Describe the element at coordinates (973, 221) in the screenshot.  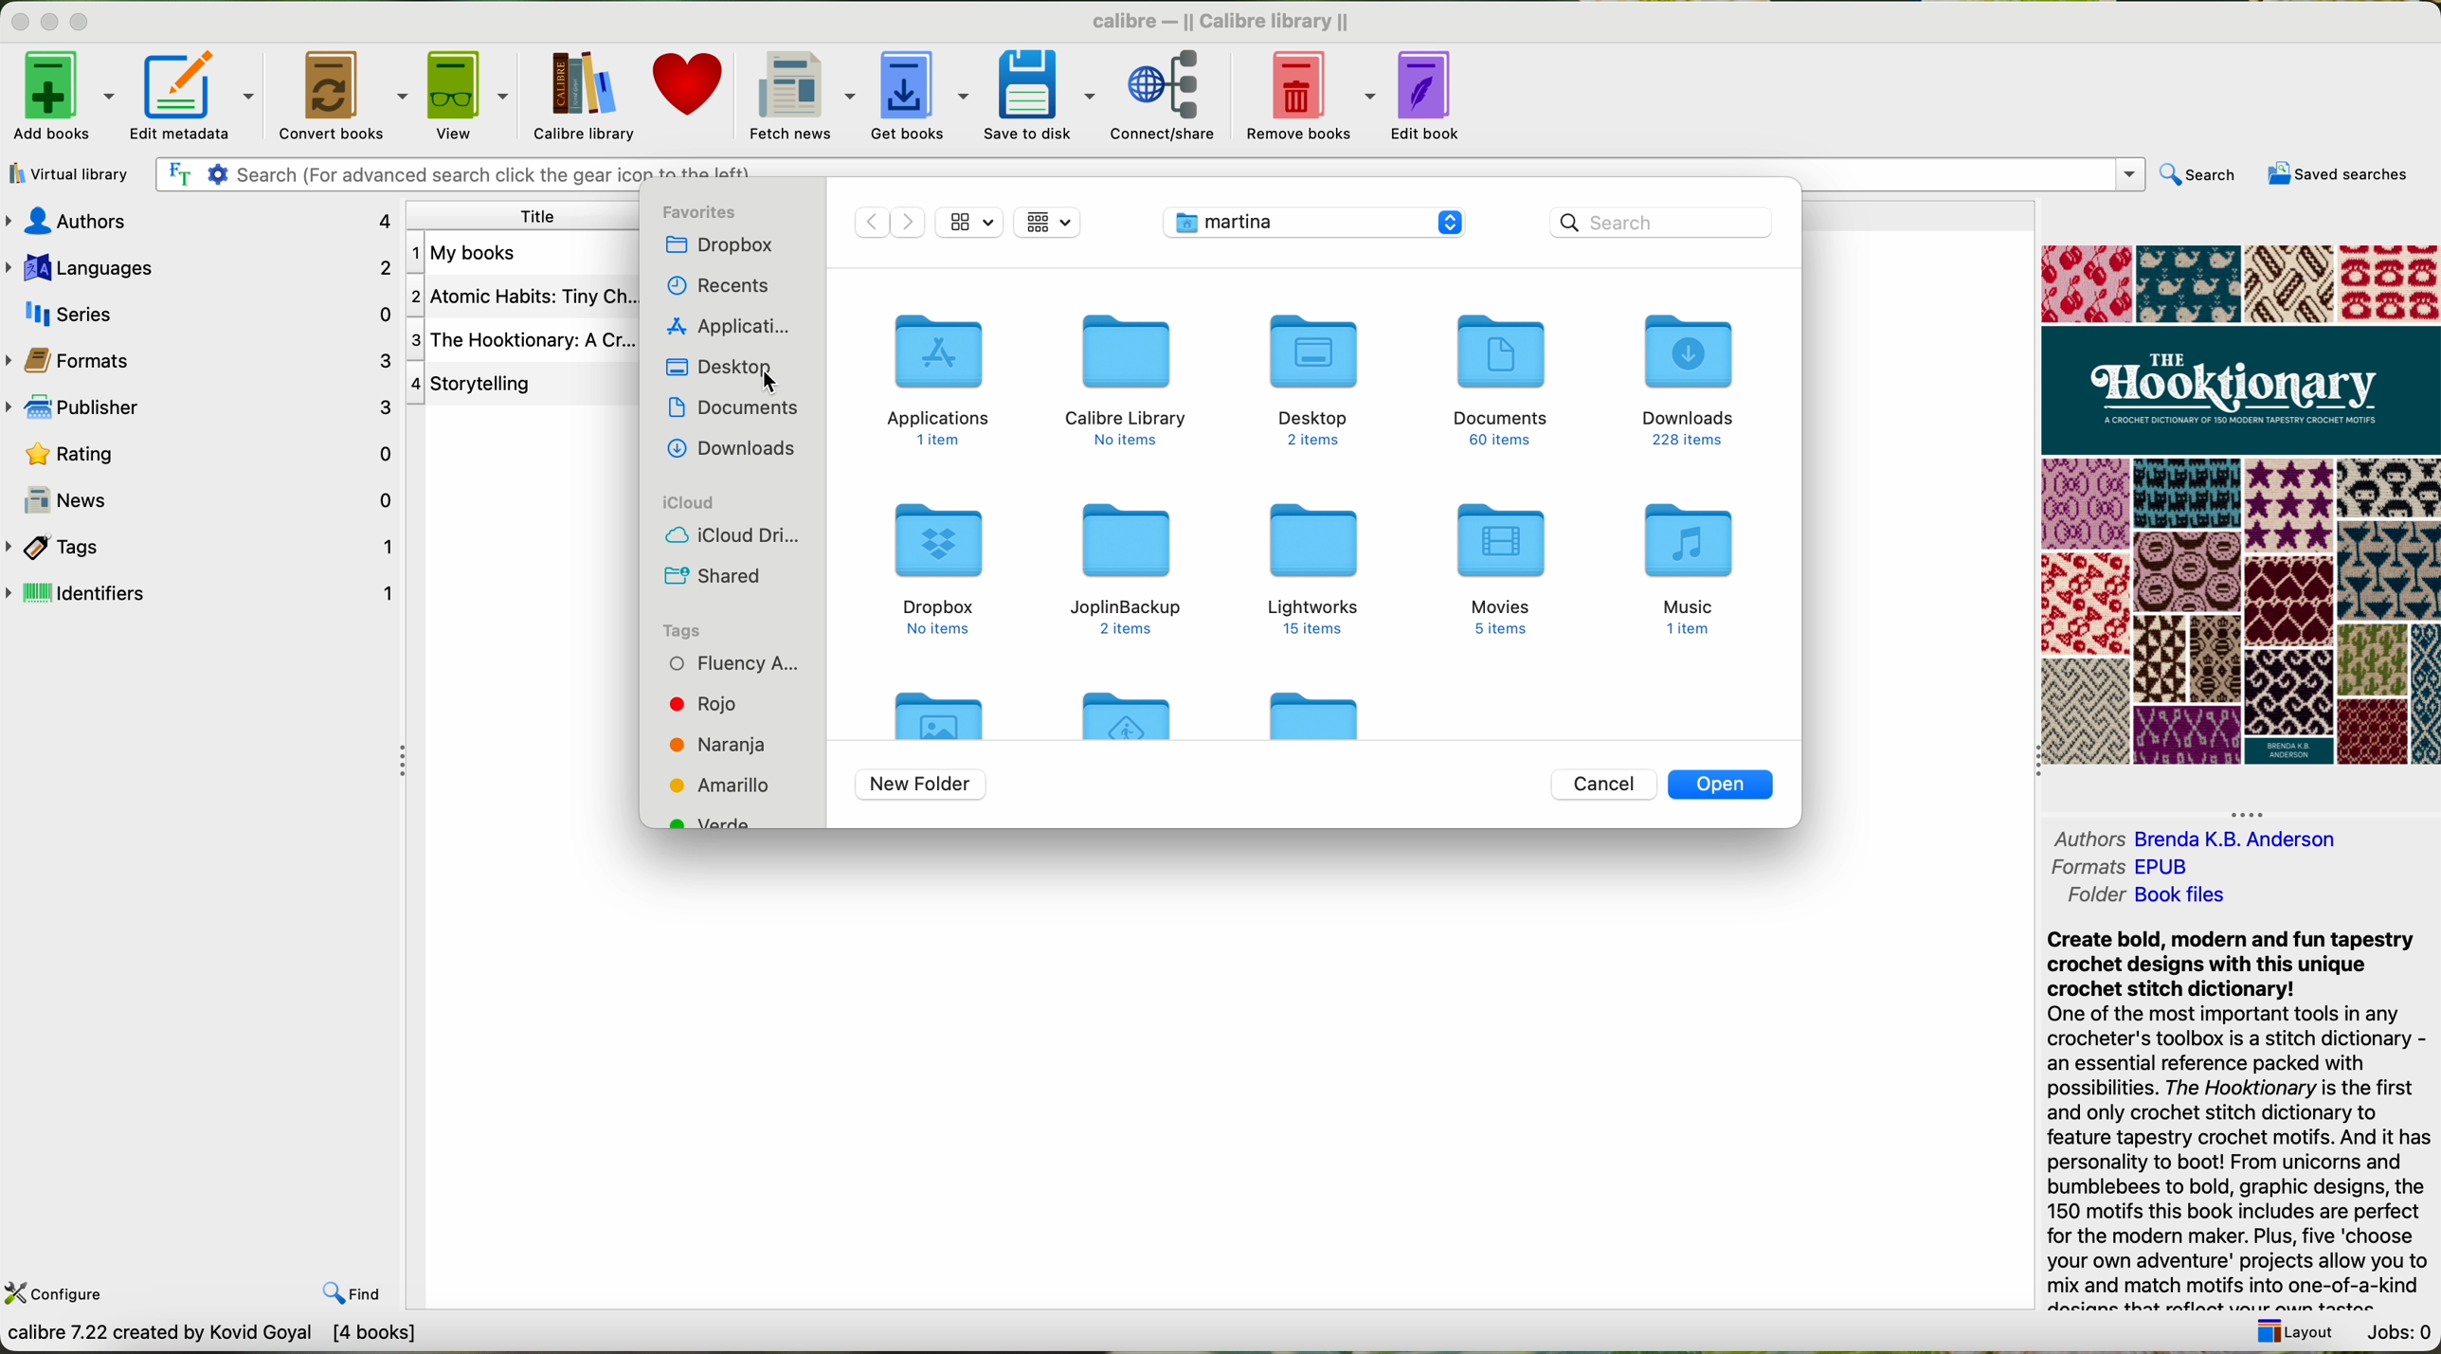
I see `icon size` at that location.